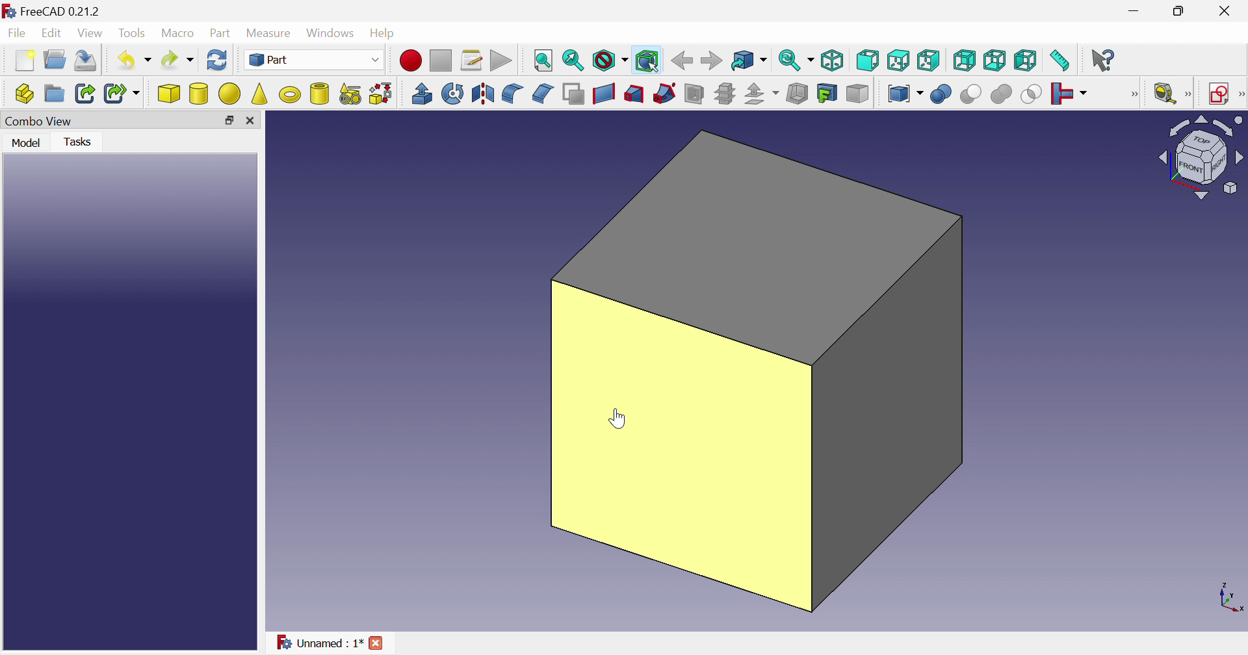 Image resolution: width=1248 pixels, height=655 pixels. What do you see at coordinates (452, 94) in the screenshot?
I see `Revolve...` at bounding box center [452, 94].